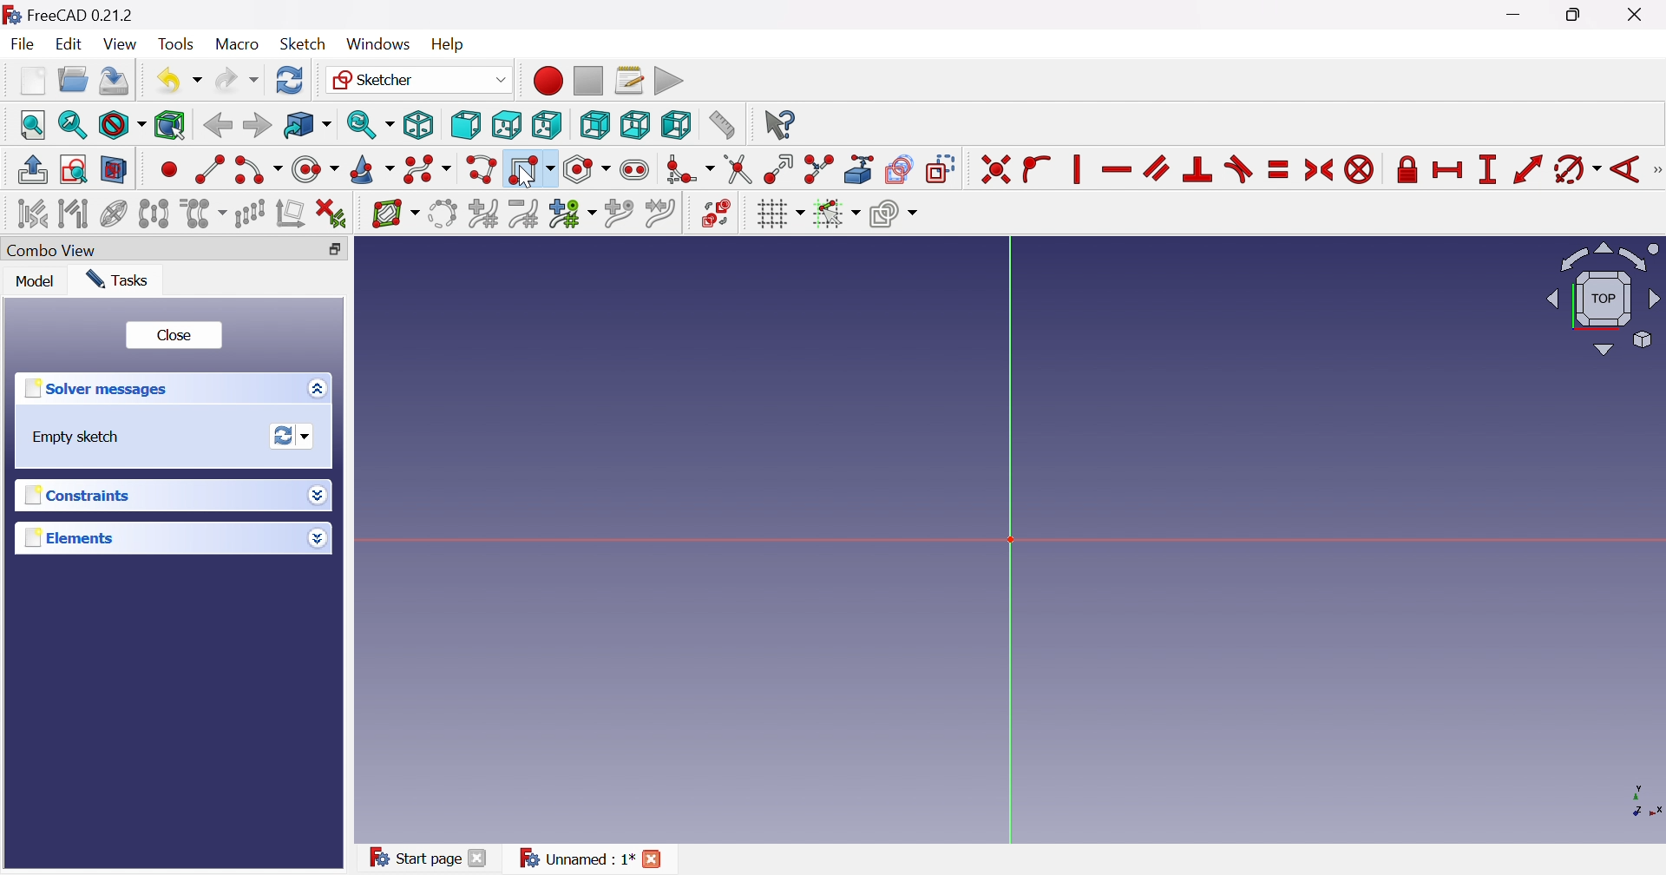  I want to click on Undo, so click(178, 80).